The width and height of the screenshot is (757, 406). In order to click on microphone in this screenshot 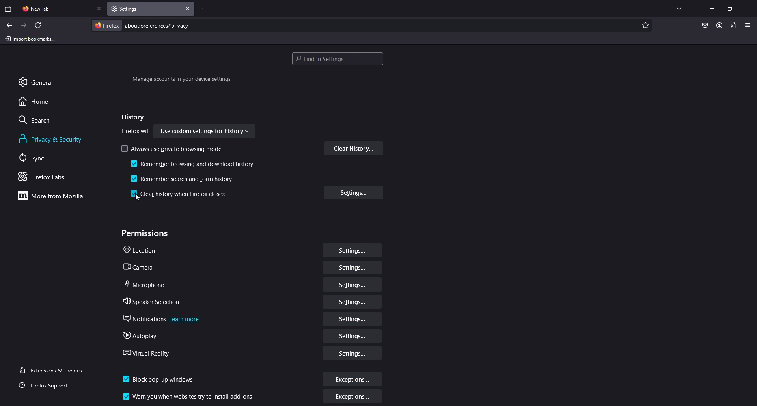, I will do `click(145, 283)`.